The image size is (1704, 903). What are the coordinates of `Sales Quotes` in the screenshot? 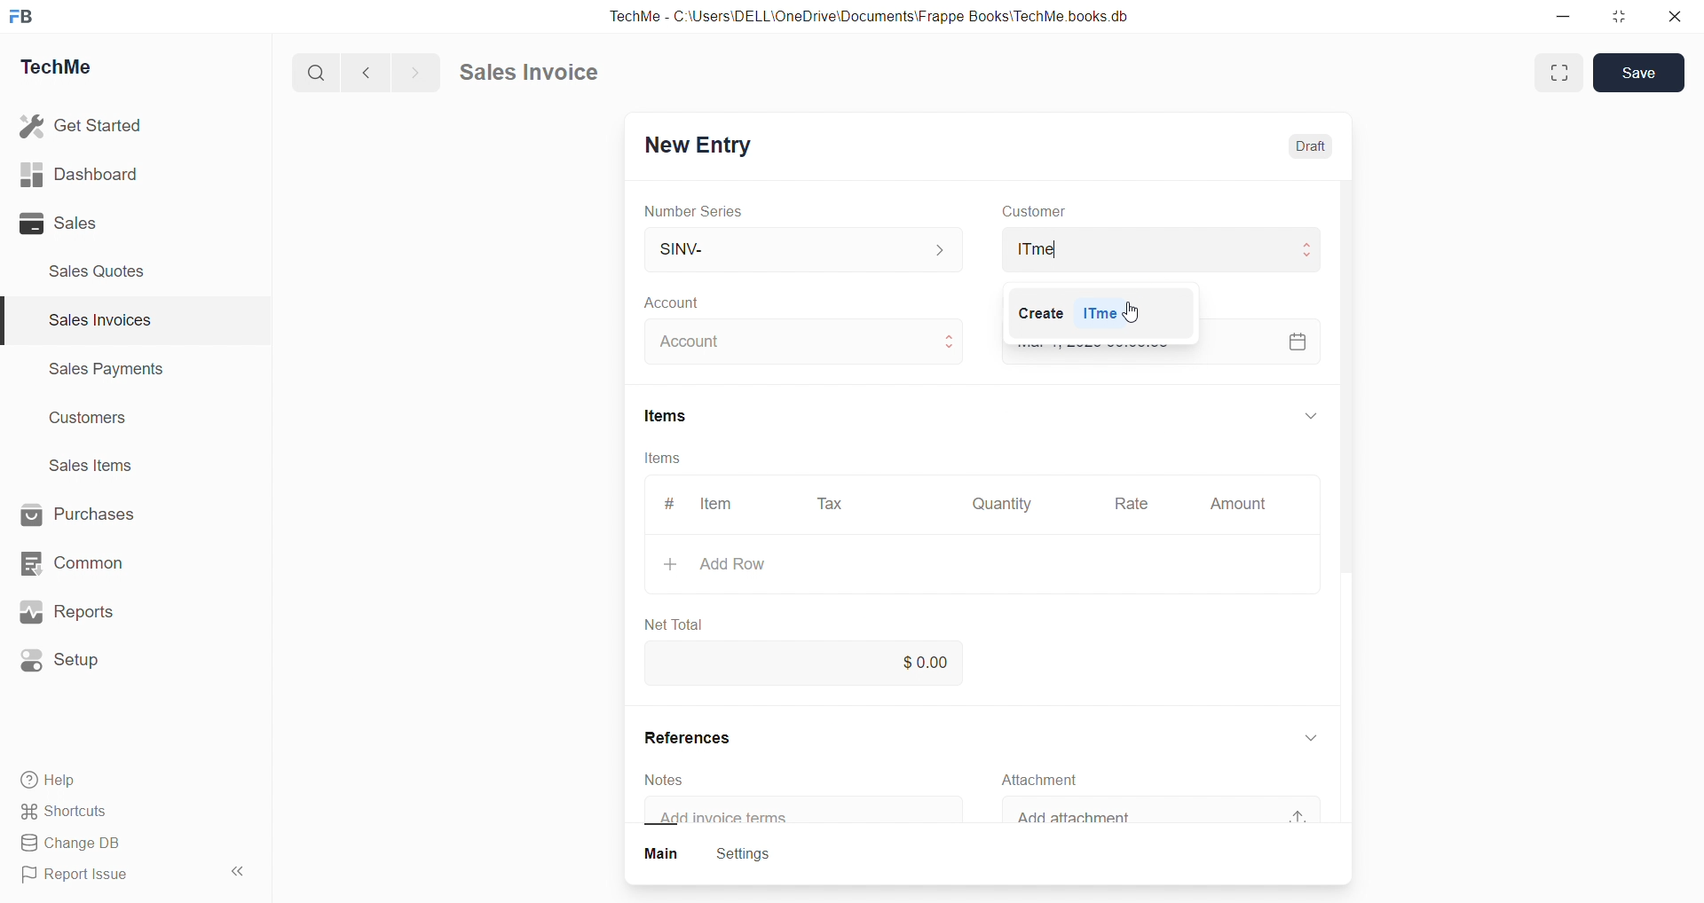 It's located at (104, 271).